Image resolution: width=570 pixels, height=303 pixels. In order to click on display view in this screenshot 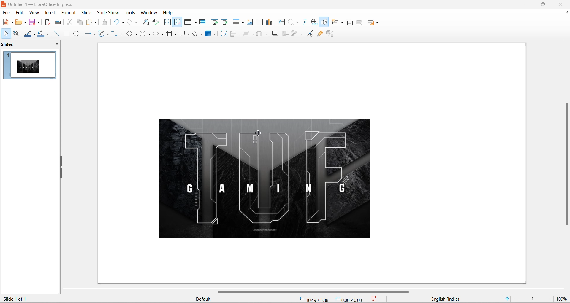, I will do `click(188, 22)`.